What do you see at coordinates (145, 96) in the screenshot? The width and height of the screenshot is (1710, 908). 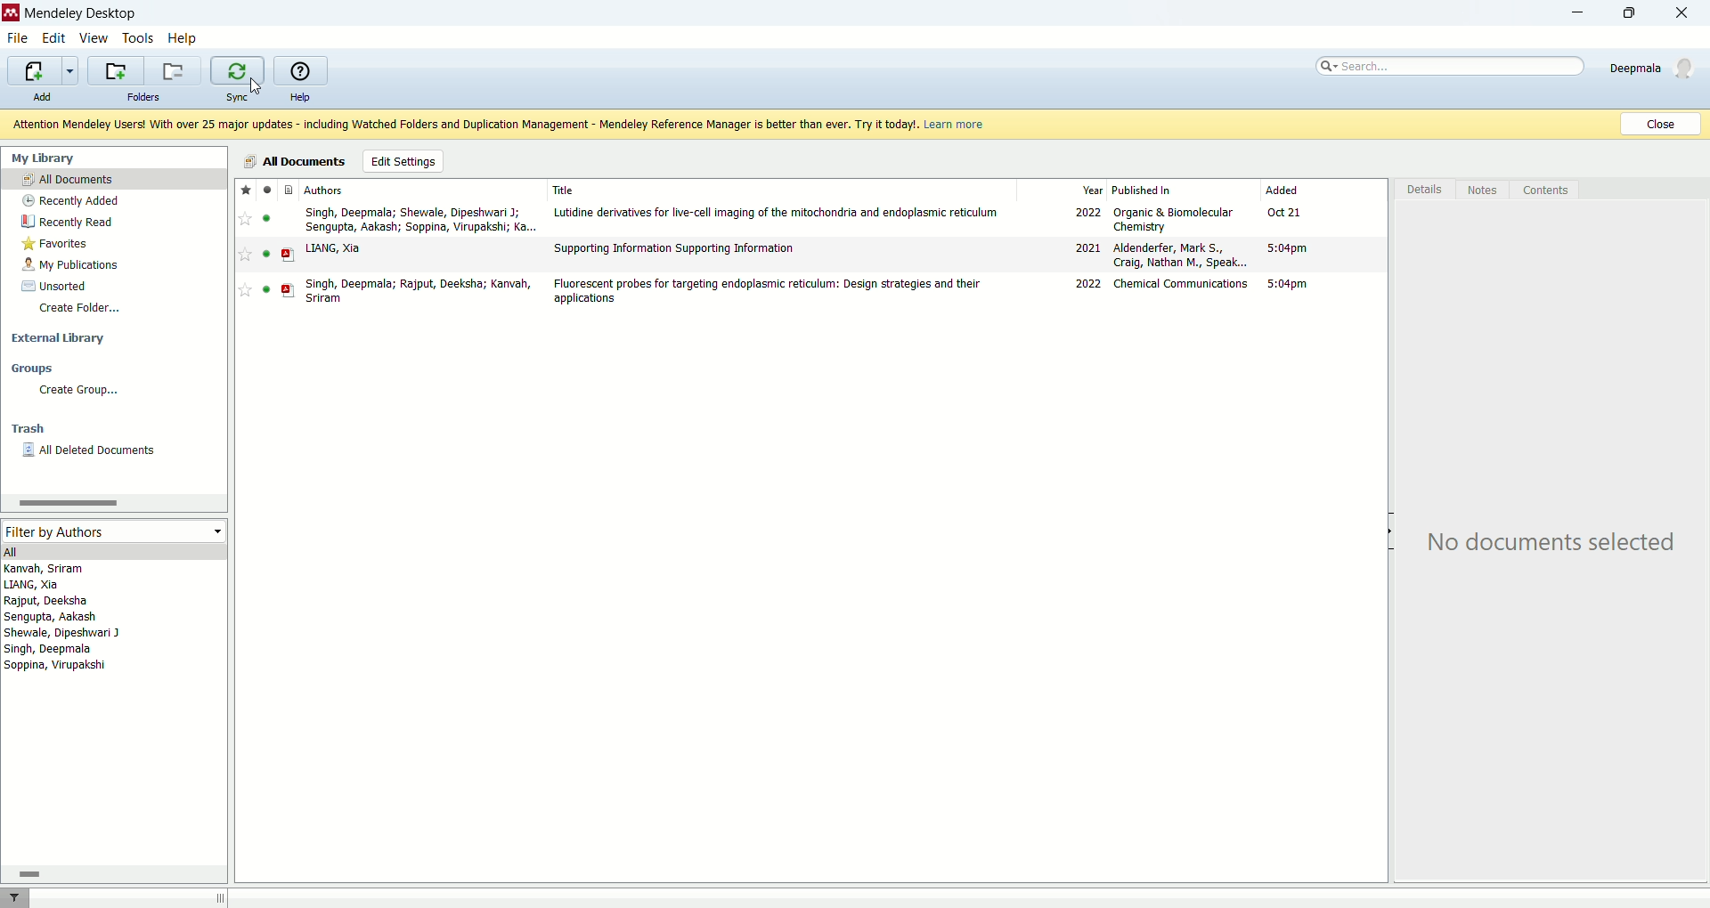 I see `folders` at bounding box center [145, 96].